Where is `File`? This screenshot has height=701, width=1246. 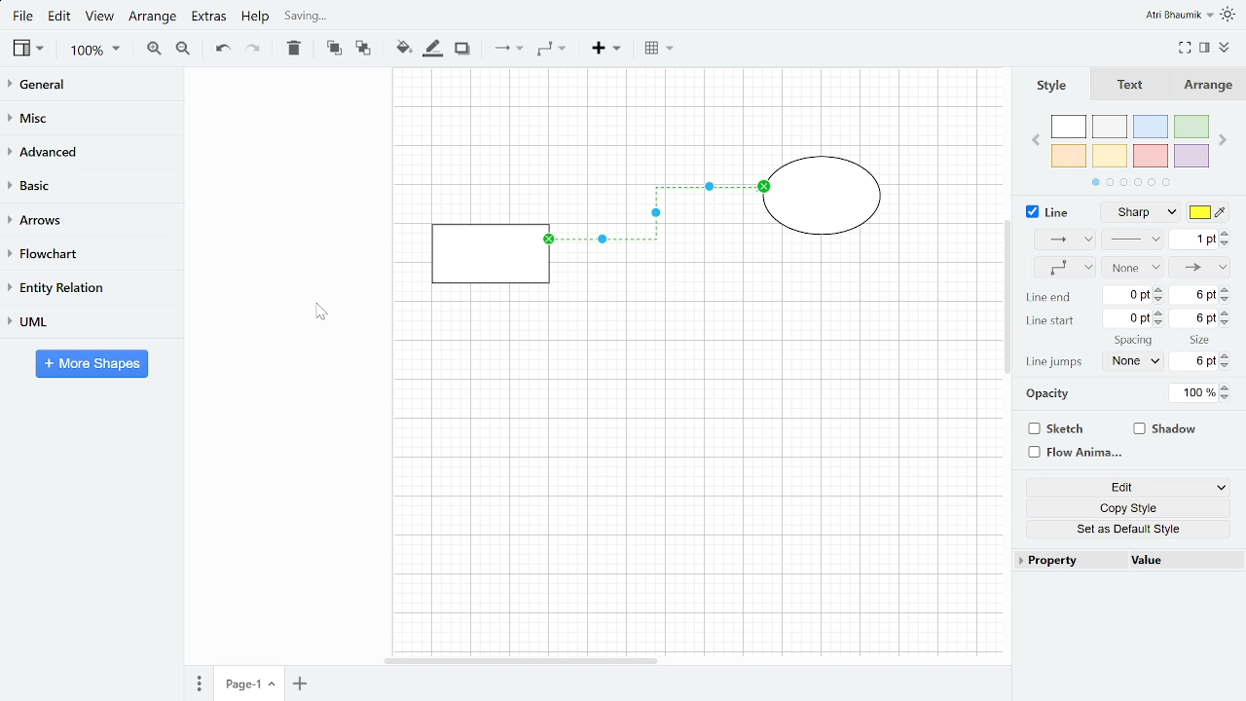 File is located at coordinates (21, 17).